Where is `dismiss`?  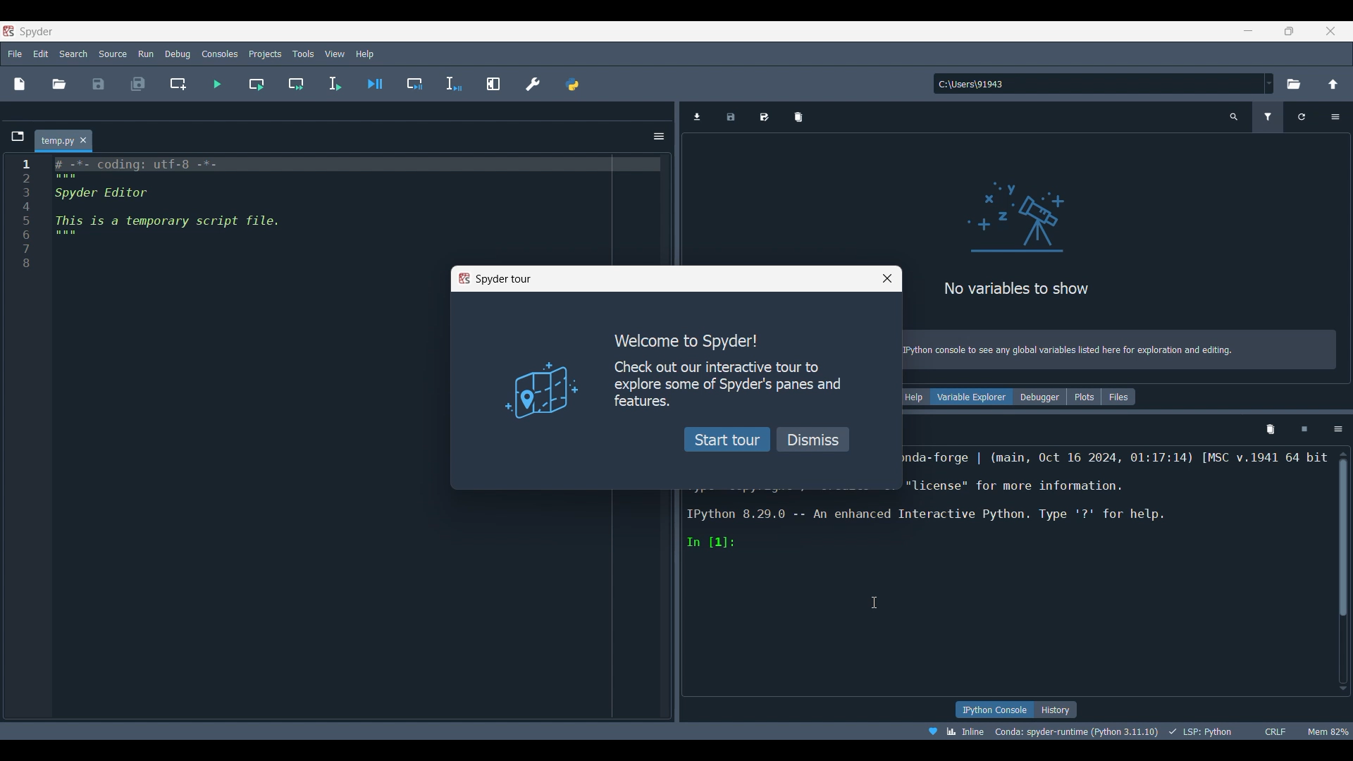 dismiss is located at coordinates (815, 439).